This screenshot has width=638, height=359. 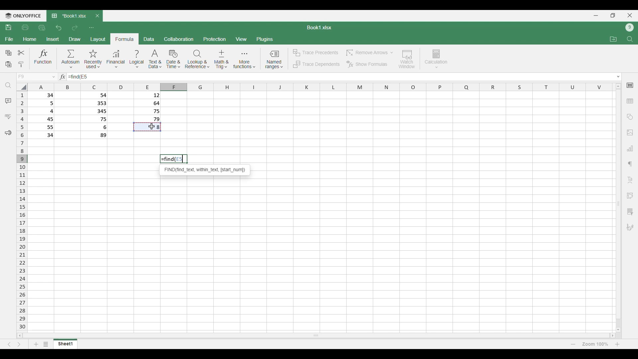 What do you see at coordinates (22, 210) in the screenshot?
I see `Indicates rows` at bounding box center [22, 210].